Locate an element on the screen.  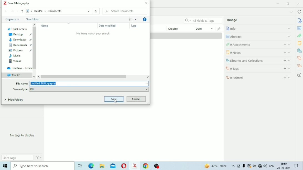
OneDrive-Personal is located at coordinates (19, 68).